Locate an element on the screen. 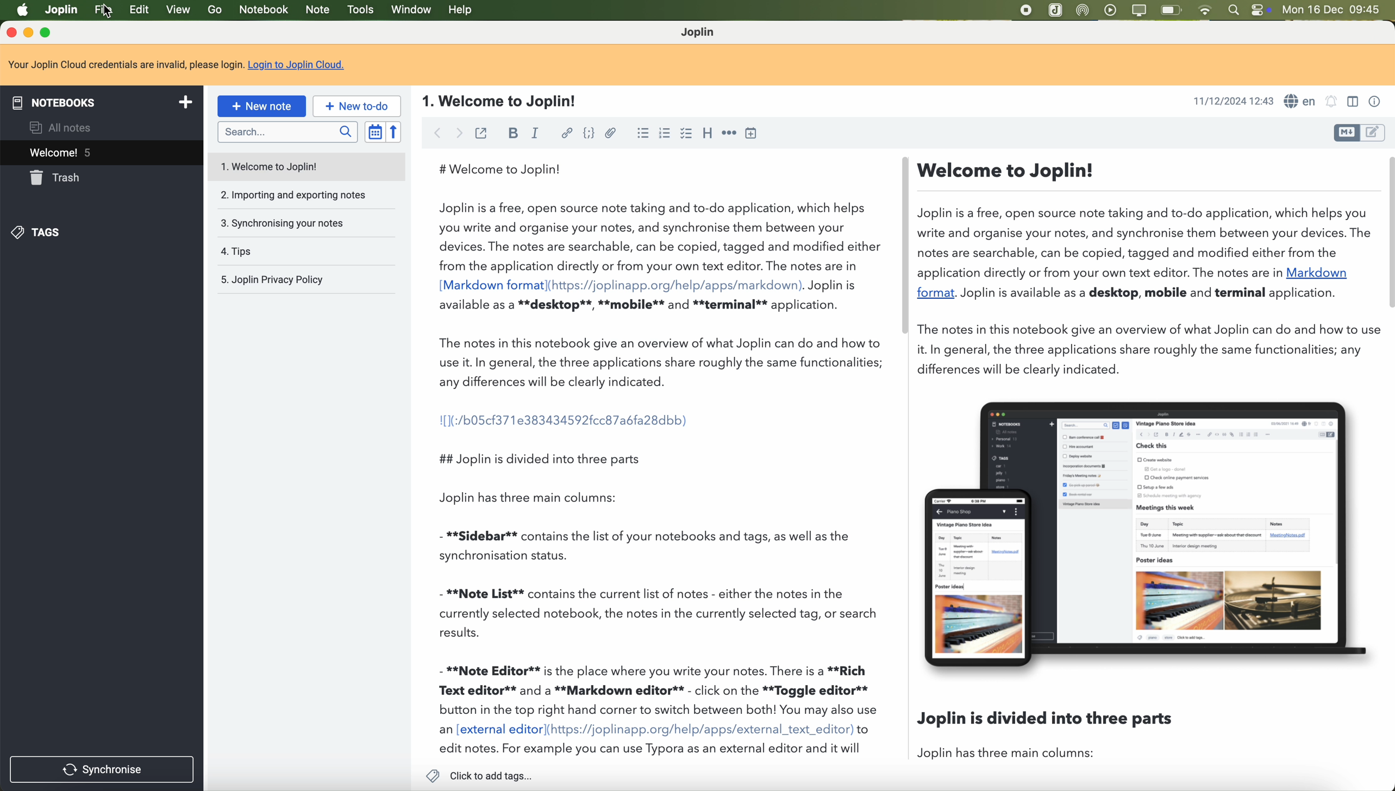 The width and height of the screenshot is (1395, 791). # Welcome to Joplin! is located at coordinates (505, 169).